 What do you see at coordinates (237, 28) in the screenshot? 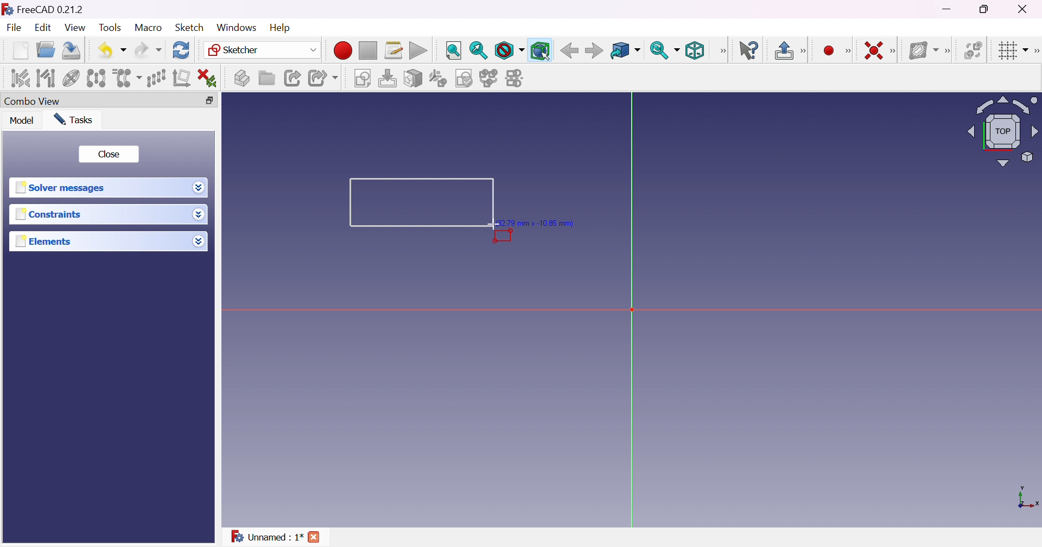
I see `Windows` at bounding box center [237, 28].